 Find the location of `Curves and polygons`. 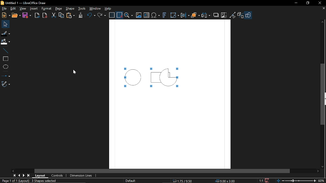

Curves and polygons is located at coordinates (6, 84).